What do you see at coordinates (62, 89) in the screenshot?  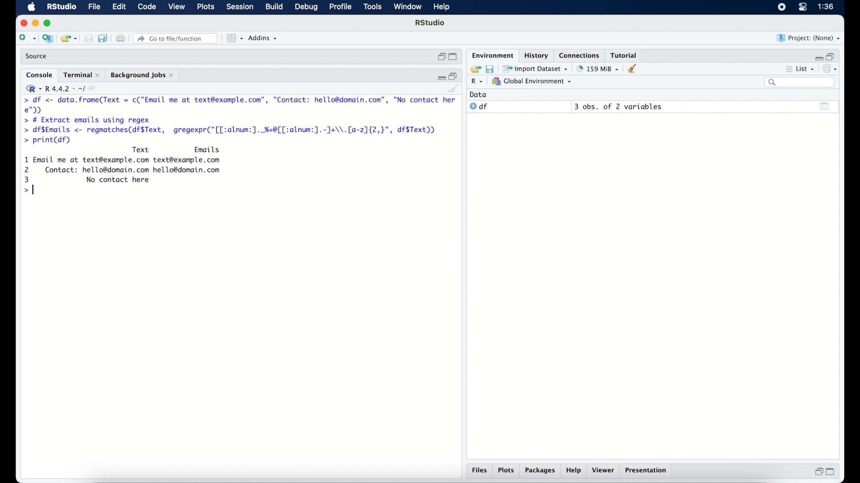 I see `R 4.4.2` at bounding box center [62, 89].